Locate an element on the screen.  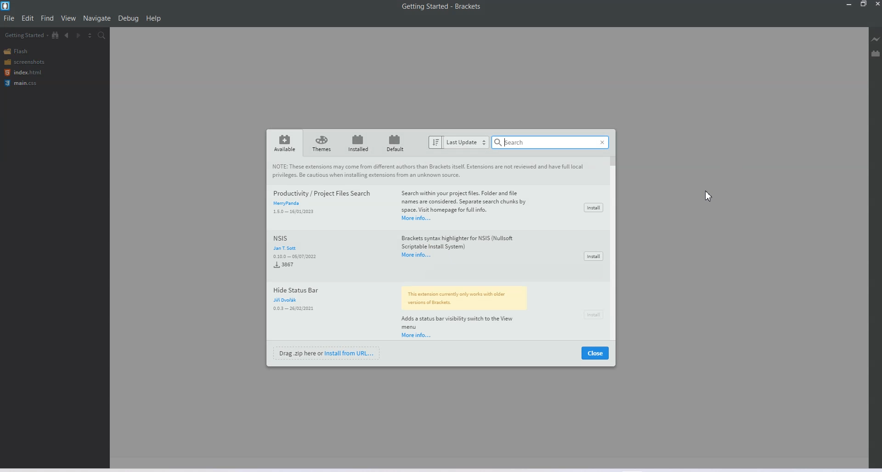
Edit is located at coordinates (28, 18).